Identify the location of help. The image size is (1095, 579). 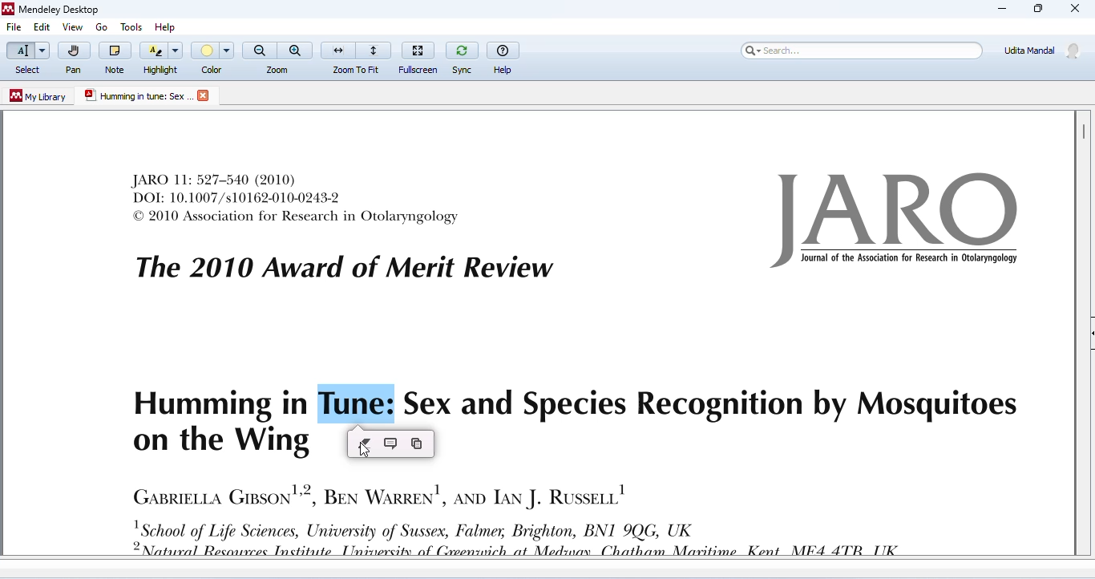
(169, 24).